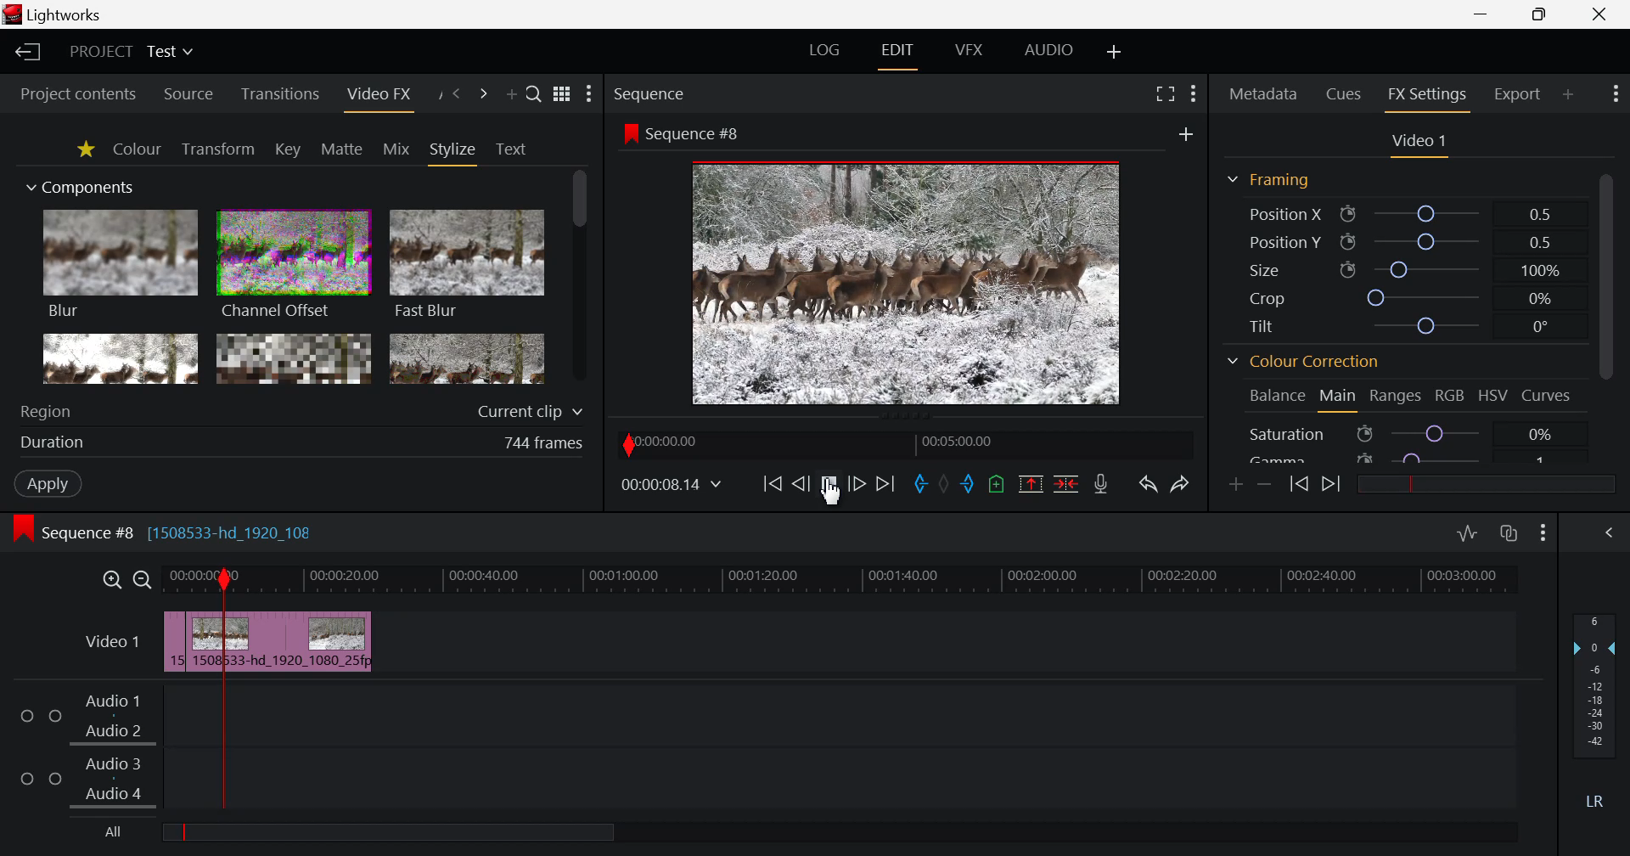  What do you see at coordinates (110, 580) in the screenshot?
I see `Timeline Zoom In` at bounding box center [110, 580].